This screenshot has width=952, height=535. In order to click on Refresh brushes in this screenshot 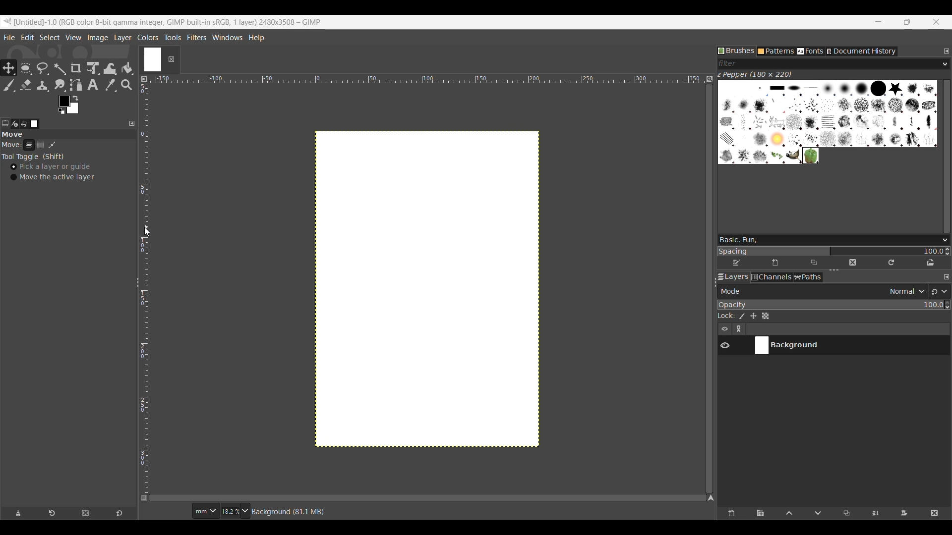, I will do `click(891, 263)`.